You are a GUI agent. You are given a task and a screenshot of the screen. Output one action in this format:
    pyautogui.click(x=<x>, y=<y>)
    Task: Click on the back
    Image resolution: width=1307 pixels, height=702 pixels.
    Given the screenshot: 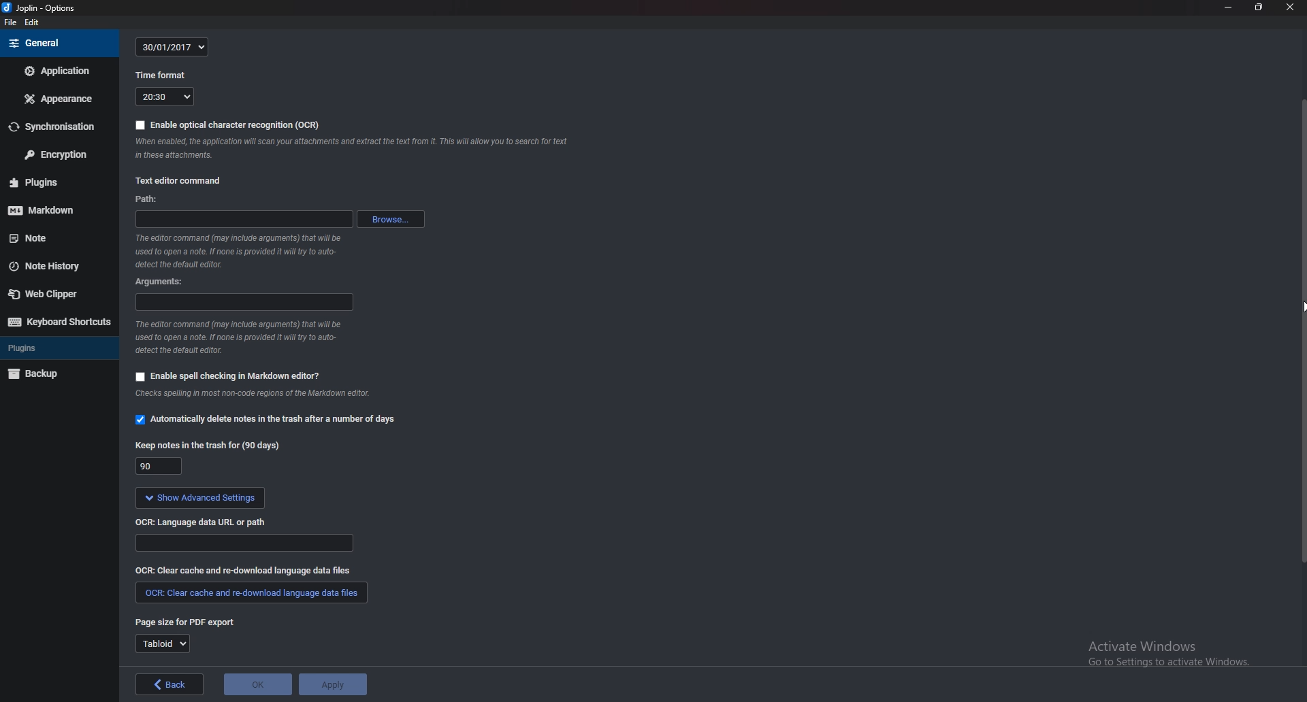 What is the action you would take?
    pyautogui.click(x=170, y=684)
    